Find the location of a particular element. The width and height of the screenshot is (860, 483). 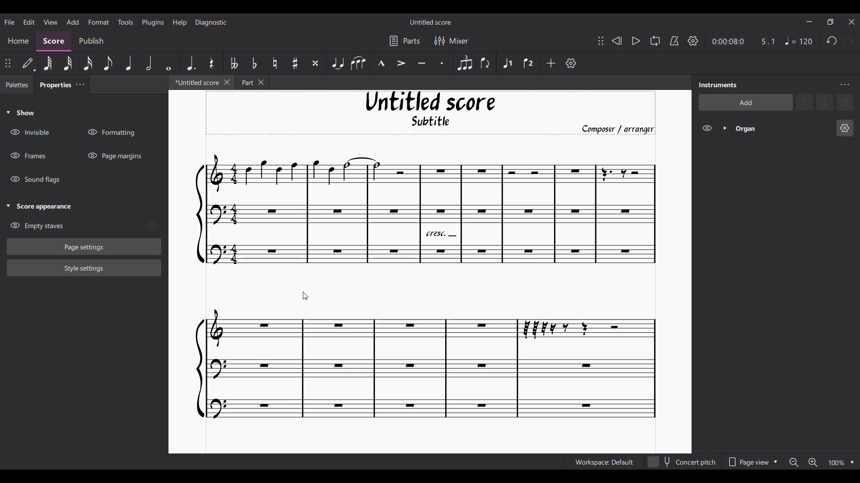

Rest is located at coordinates (211, 63).